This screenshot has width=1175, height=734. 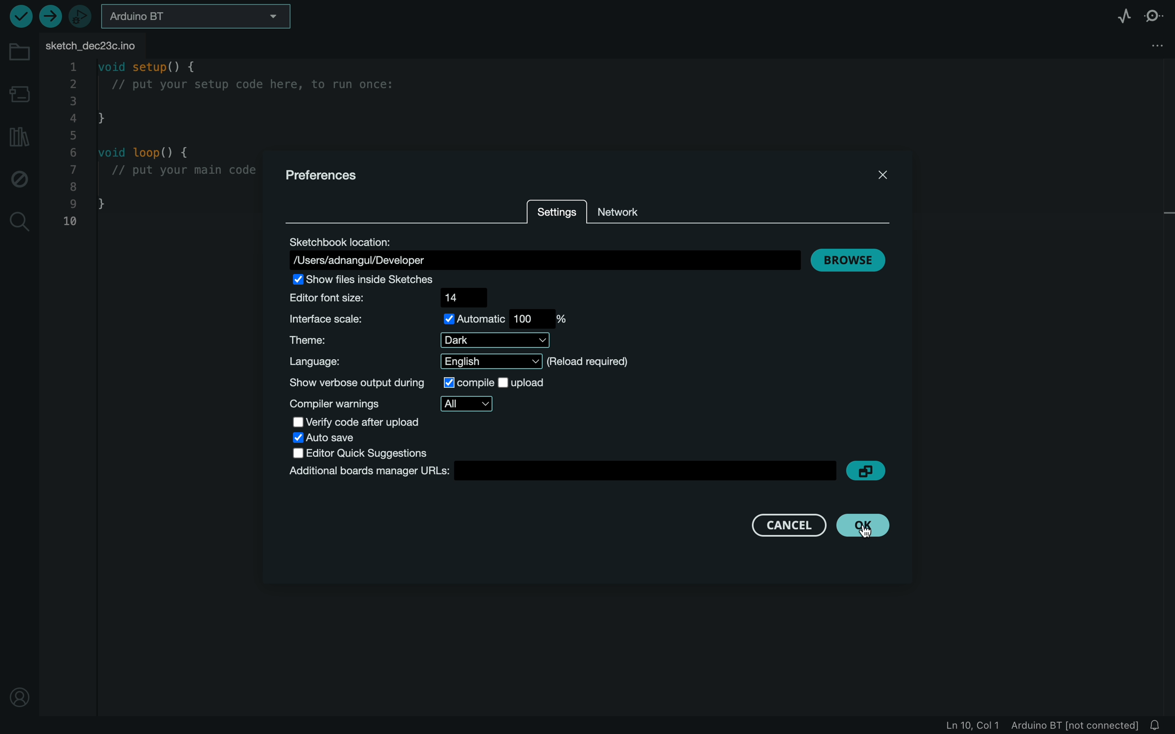 I want to click on show file , so click(x=365, y=280).